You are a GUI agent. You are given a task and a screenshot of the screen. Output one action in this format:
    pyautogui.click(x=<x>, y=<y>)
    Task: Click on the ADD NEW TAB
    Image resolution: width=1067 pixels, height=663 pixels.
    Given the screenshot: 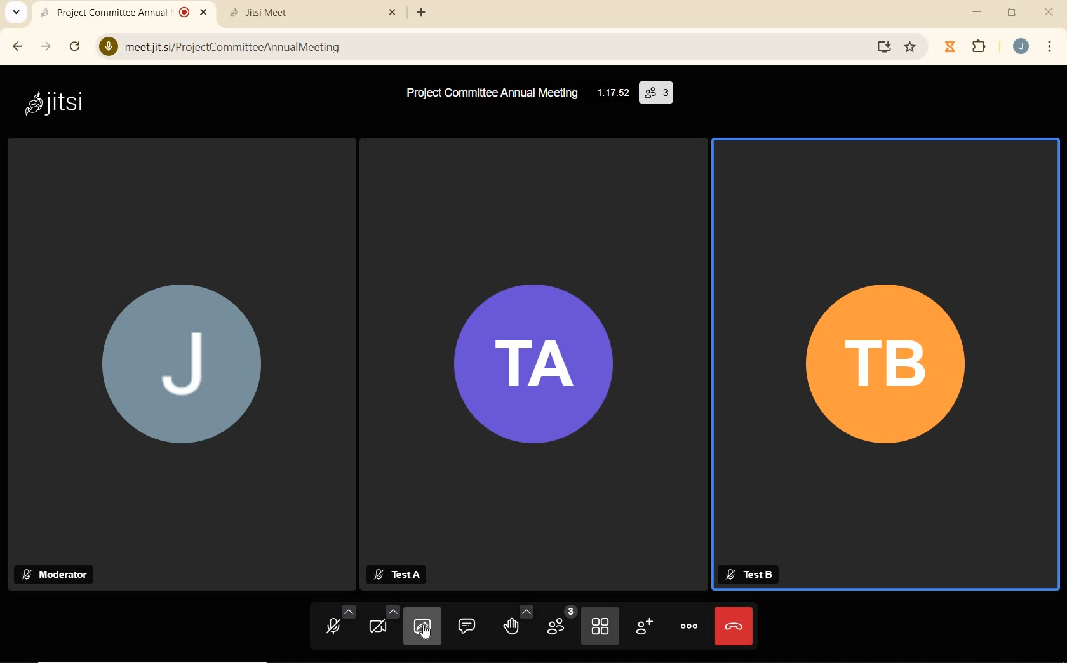 What is the action you would take?
    pyautogui.click(x=422, y=12)
    